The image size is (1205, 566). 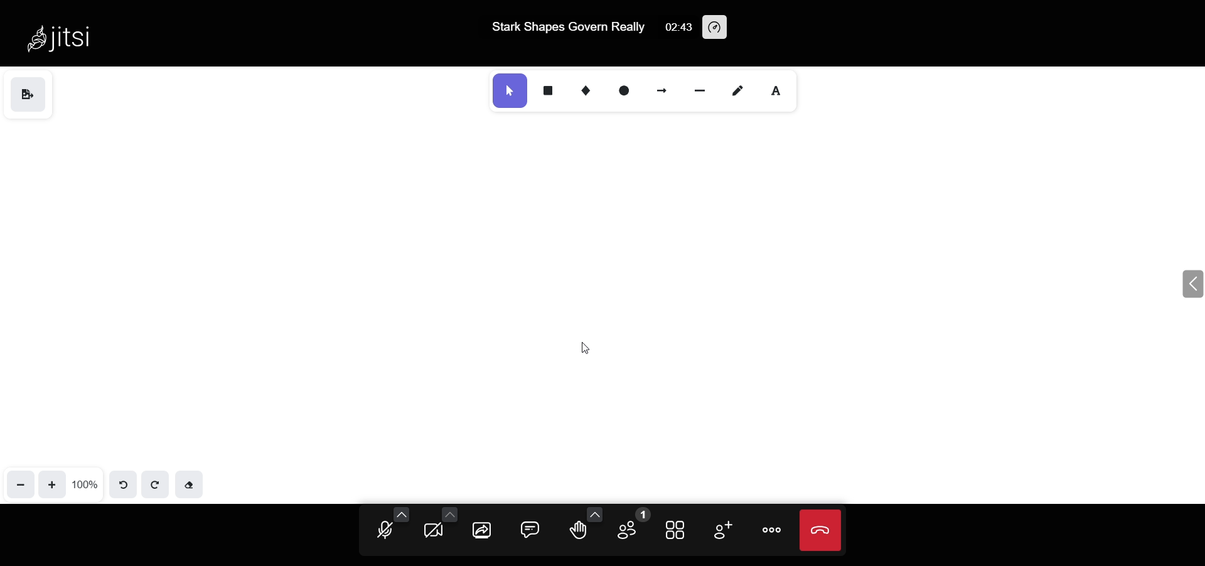 What do you see at coordinates (54, 483) in the screenshot?
I see `zoom in` at bounding box center [54, 483].